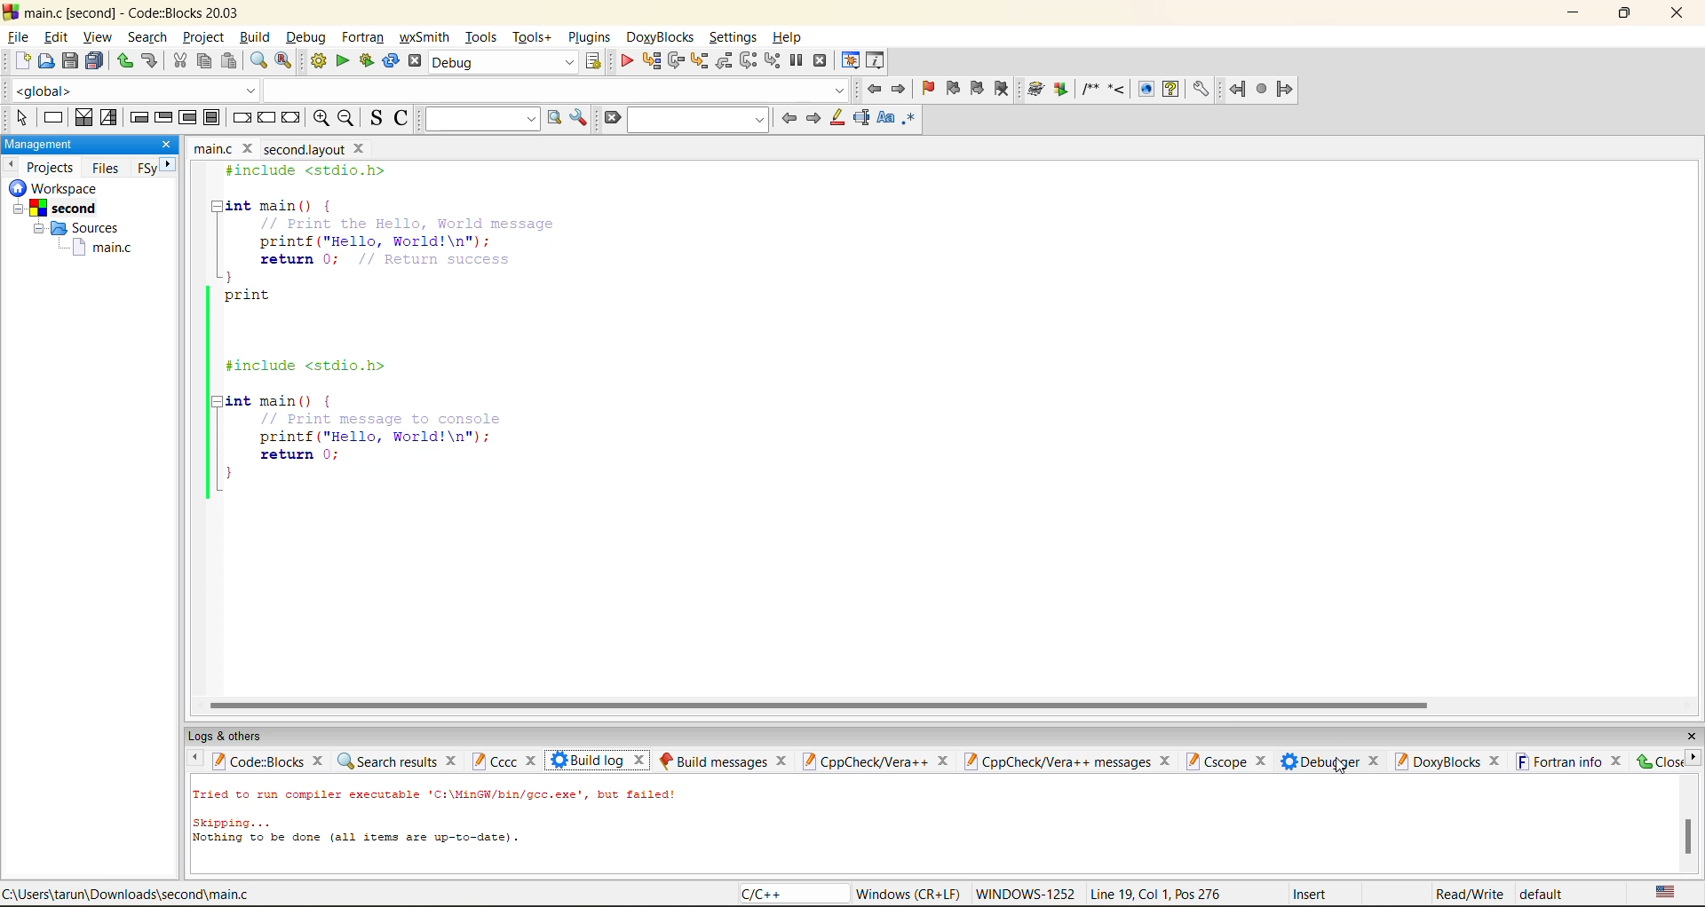  Describe the element at coordinates (1214, 893) in the screenshot. I see `metadata` at that location.